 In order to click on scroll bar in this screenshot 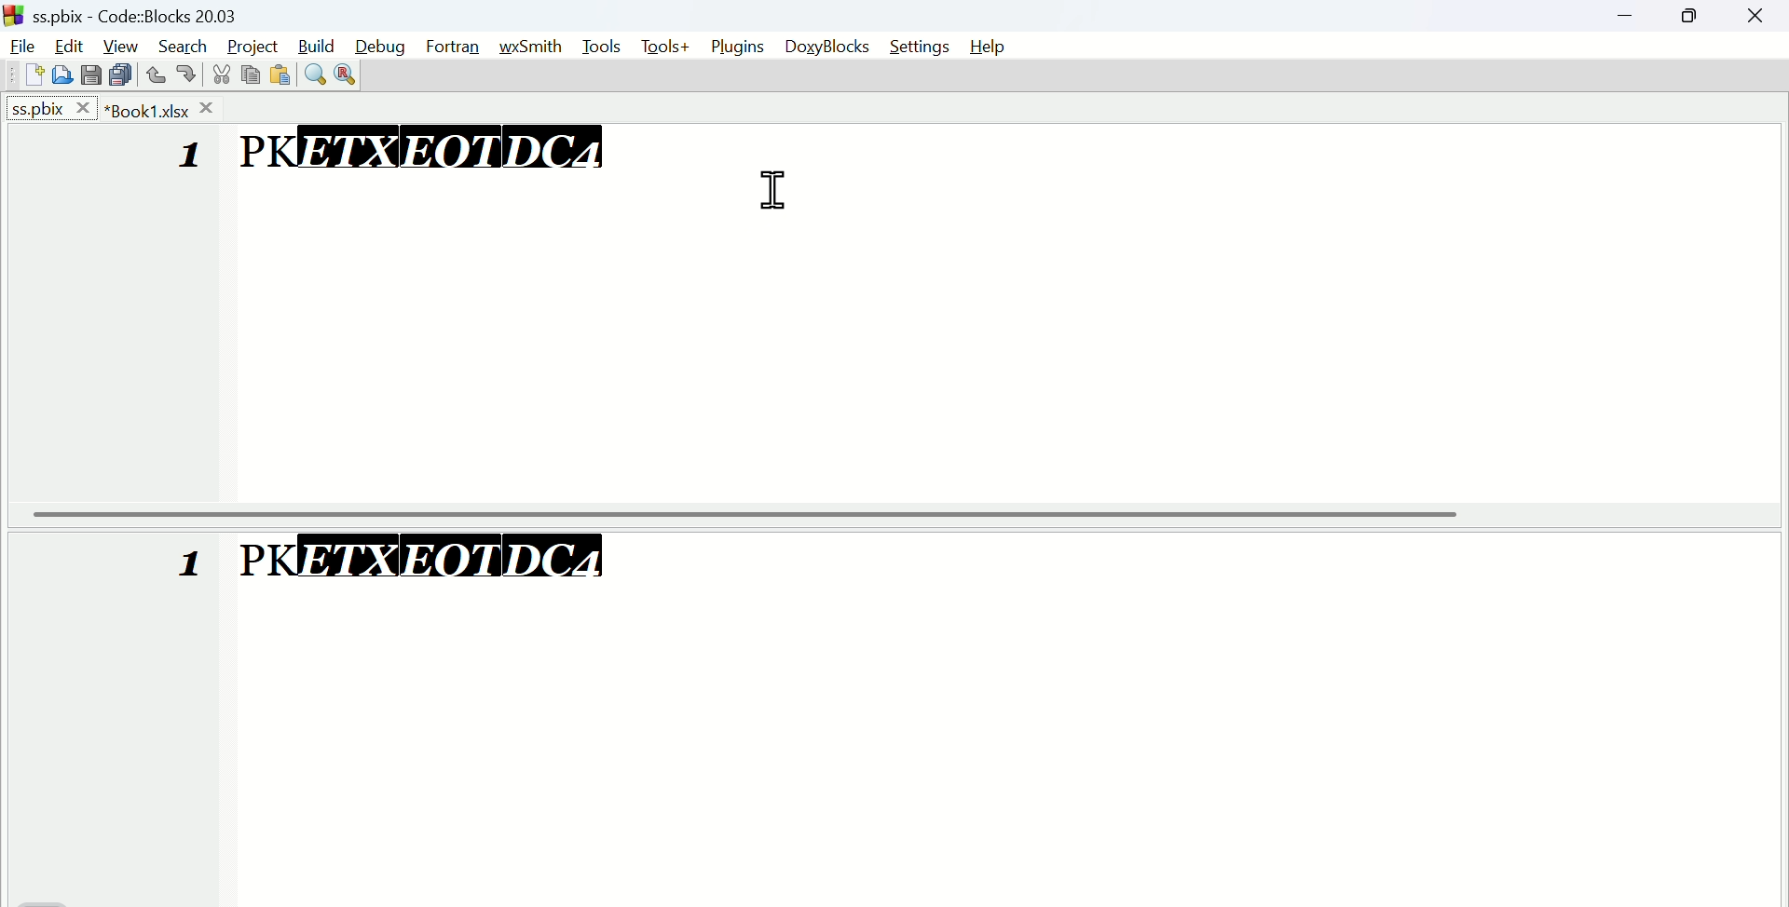, I will do `click(895, 514)`.